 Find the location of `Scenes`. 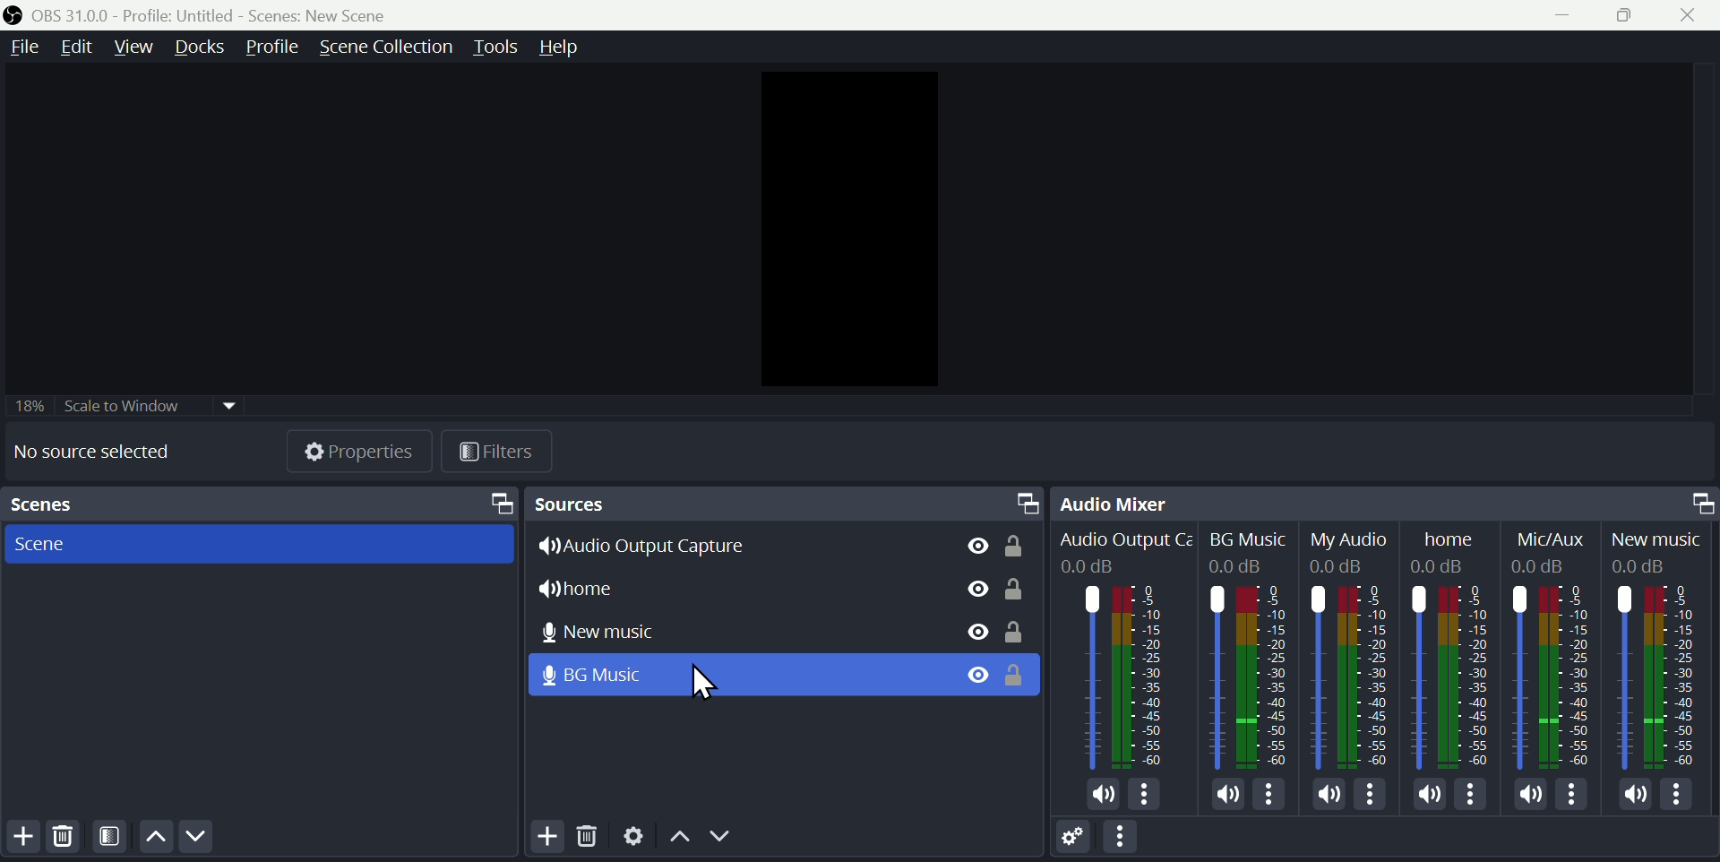

Scenes is located at coordinates (53, 505).